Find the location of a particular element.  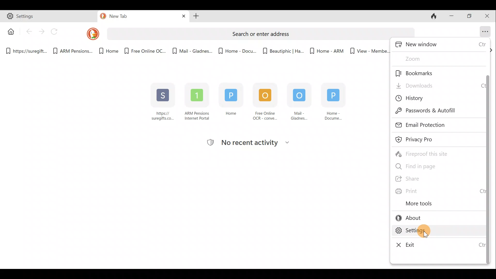

Home - Document is located at coordinates (335, 100).